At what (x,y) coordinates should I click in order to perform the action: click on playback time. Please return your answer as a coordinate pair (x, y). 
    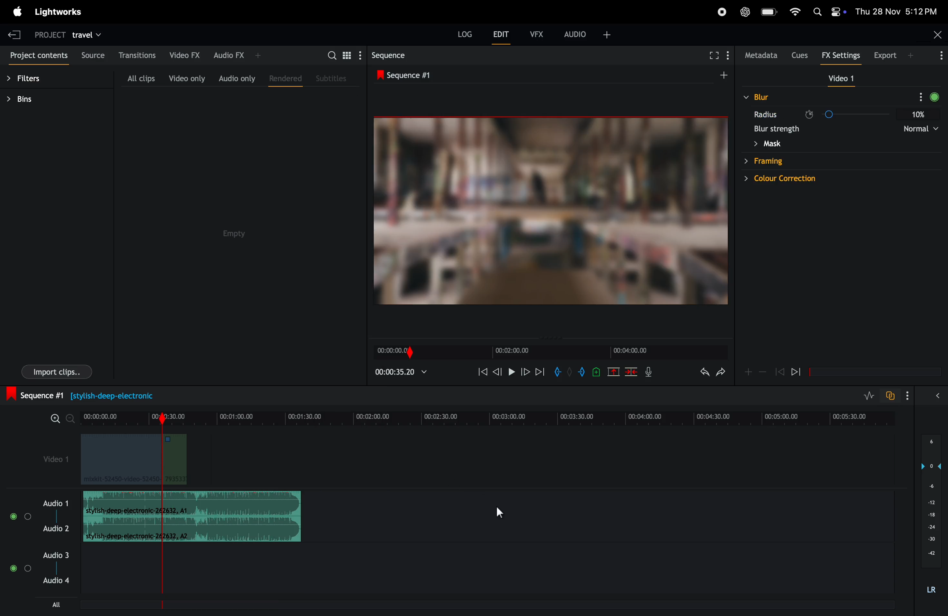
    Looking at the image, I should click on (403, 374).